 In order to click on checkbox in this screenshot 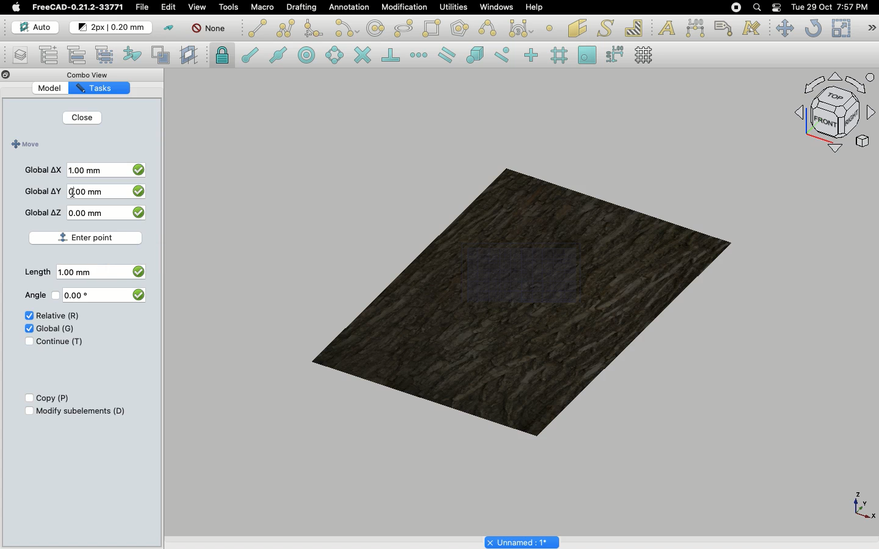, I will do `click(140, 215)`.